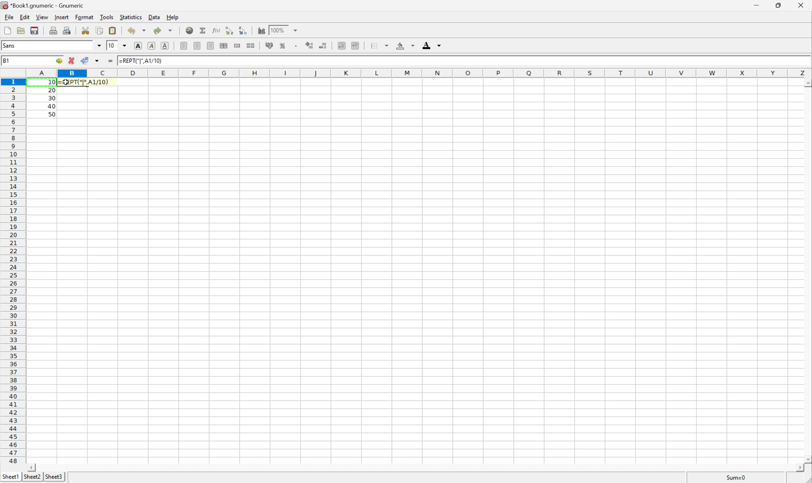 Image resolution: width=812 pixels, height=483 pixels. Describe the element at coordinates (52, 98) in the screenshot. I see `30` at that location.